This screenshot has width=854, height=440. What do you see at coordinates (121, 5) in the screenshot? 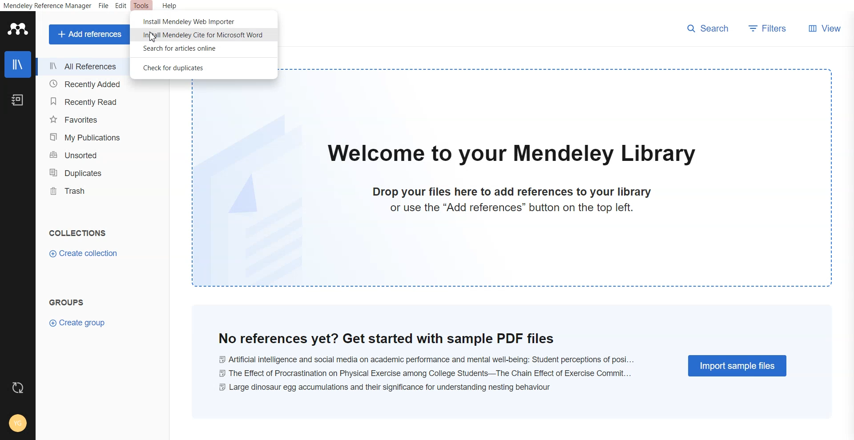
I see `Edit` at bounding box center [121, 5].